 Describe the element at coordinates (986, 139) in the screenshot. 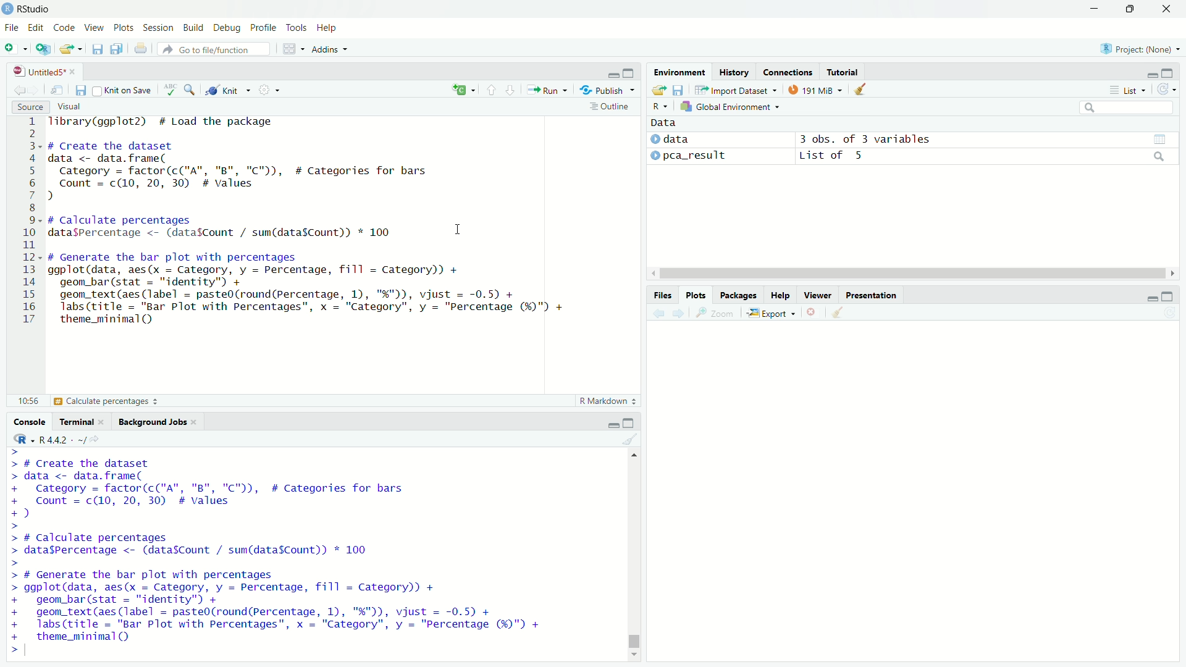

I see `3 obs. of 3 variables` at that location.